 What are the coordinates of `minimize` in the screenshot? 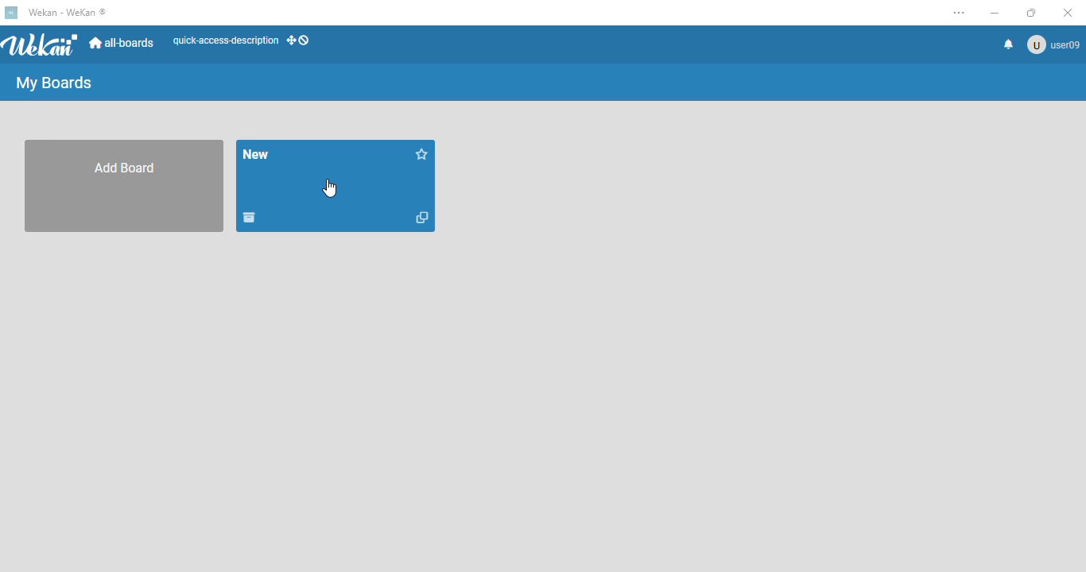 It's located at (995, 13).